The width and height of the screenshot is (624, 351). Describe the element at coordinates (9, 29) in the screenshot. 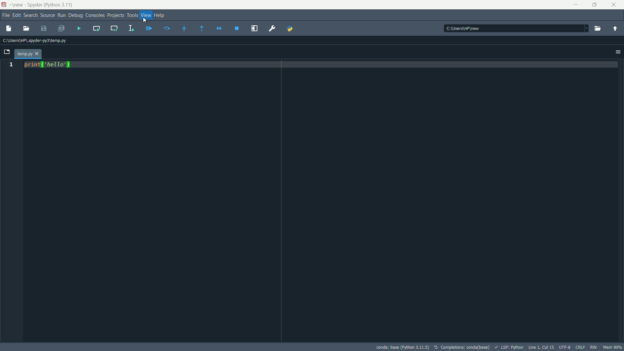

I see `new file` at that location.